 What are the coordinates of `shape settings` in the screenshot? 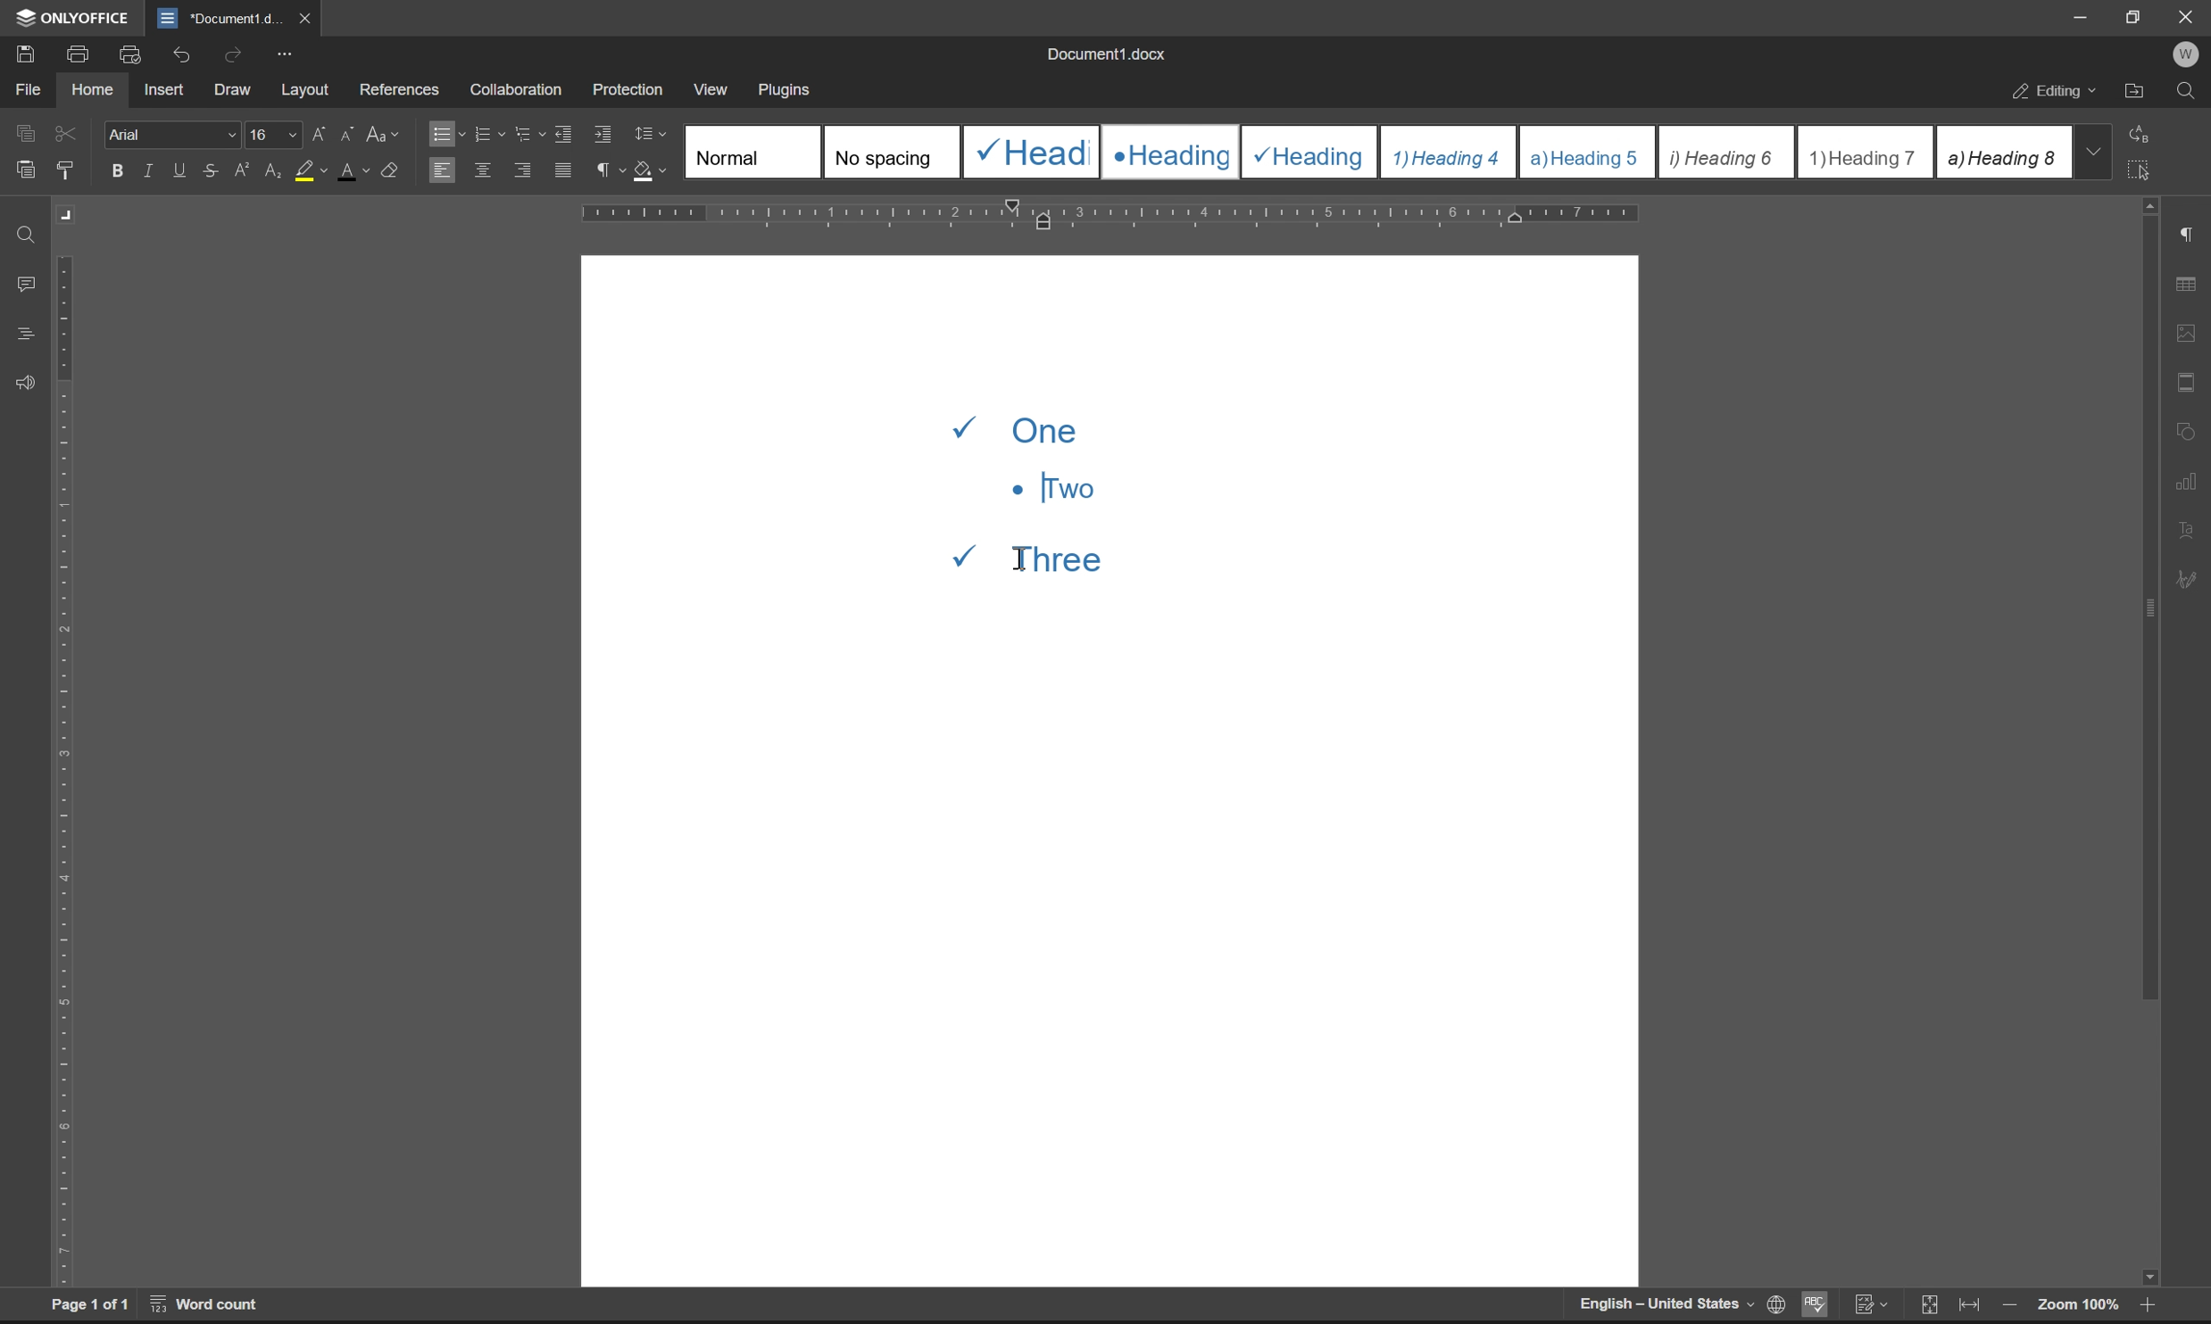 It's located at (2186, 426).